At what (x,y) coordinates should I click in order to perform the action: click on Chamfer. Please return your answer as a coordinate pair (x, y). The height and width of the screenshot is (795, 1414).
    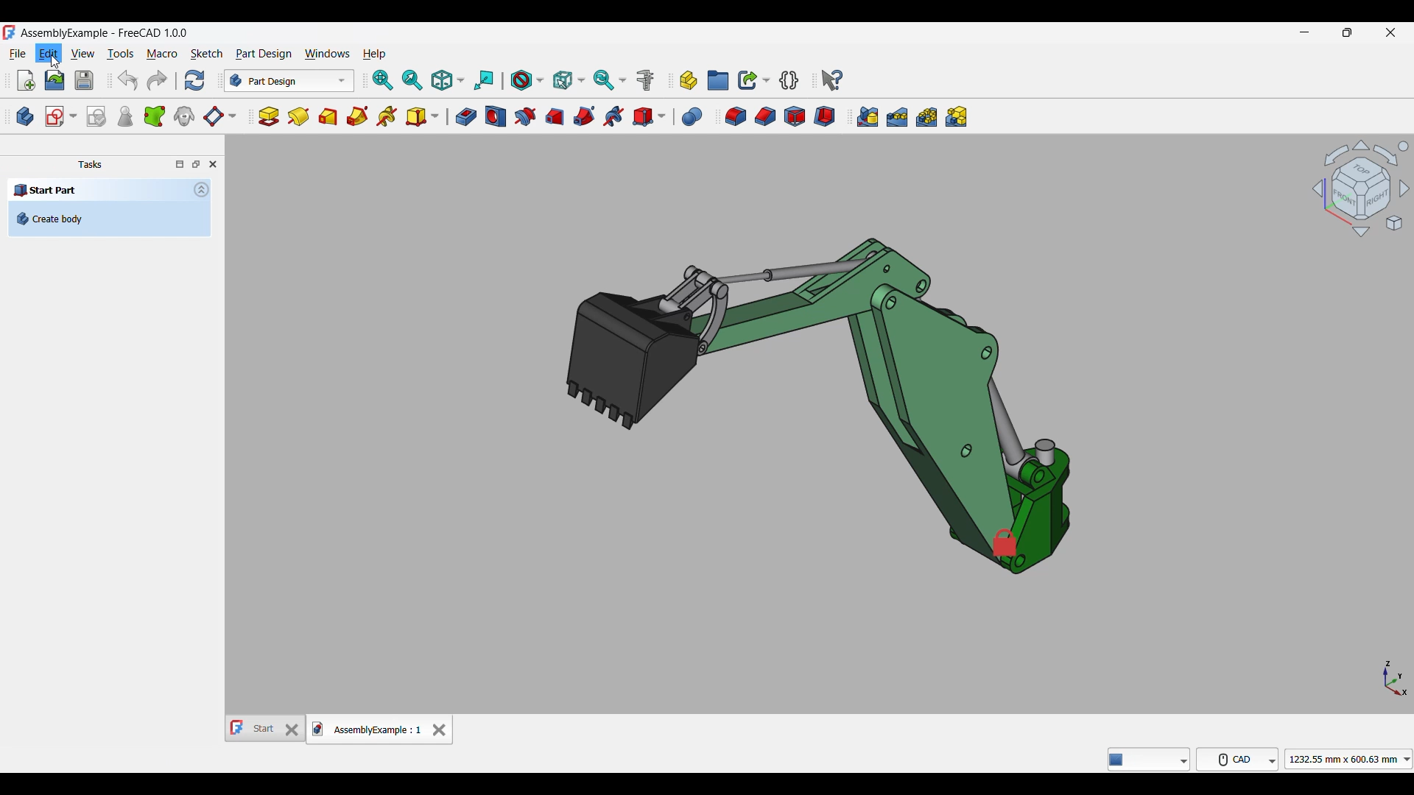
    Looking at the image, I should click on (765, 116).